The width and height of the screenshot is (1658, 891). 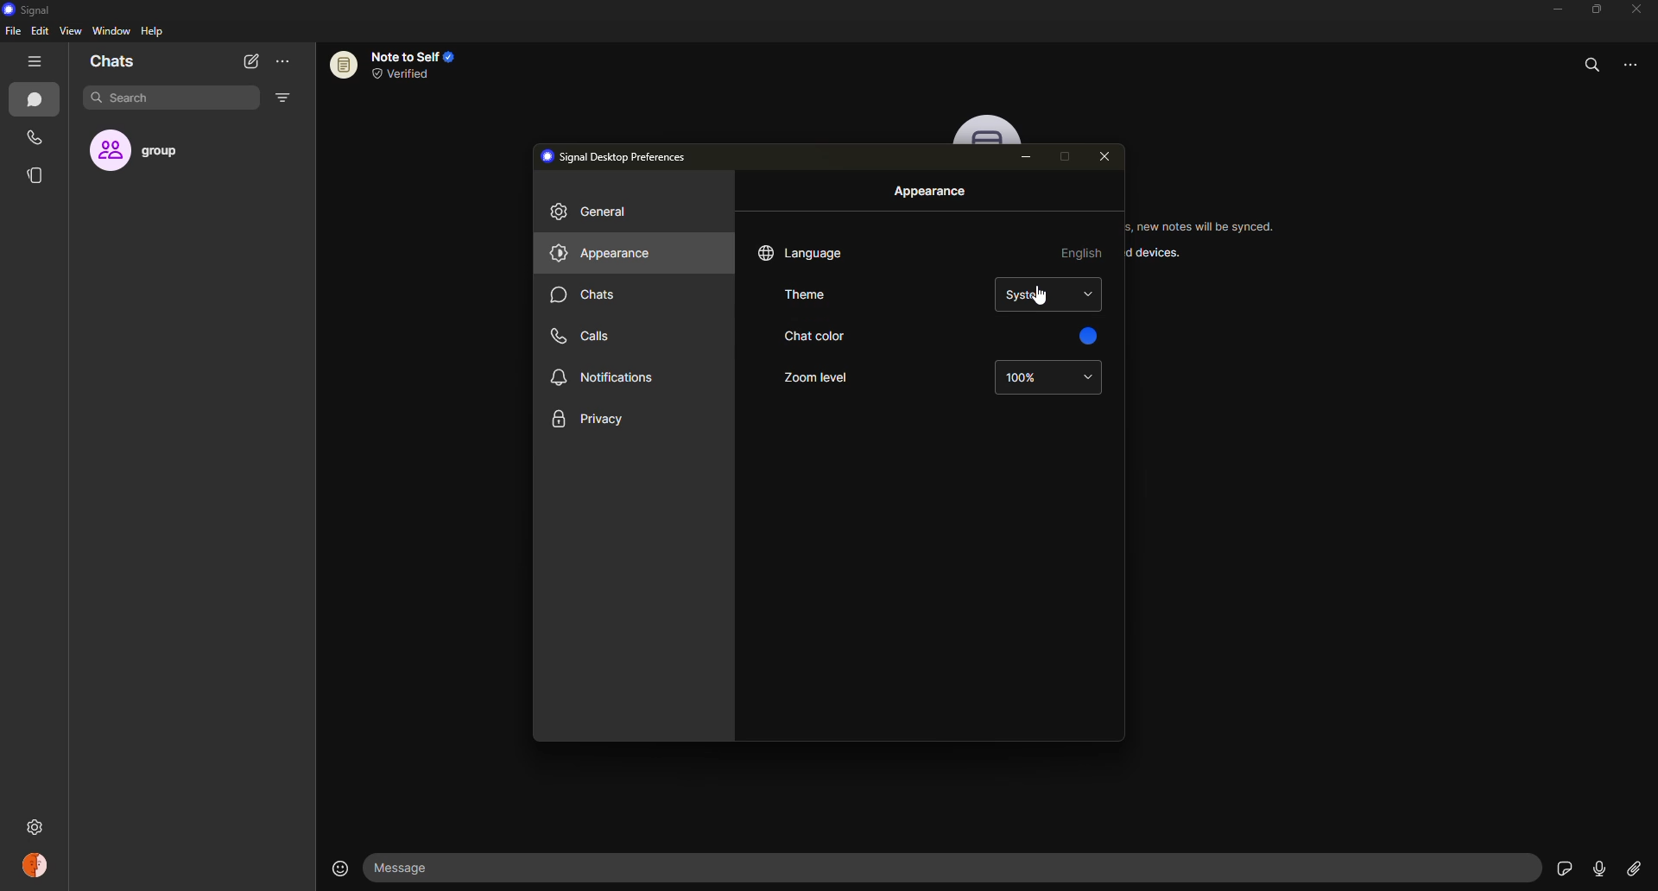 I want to click on view, so click(x=70, y=30).